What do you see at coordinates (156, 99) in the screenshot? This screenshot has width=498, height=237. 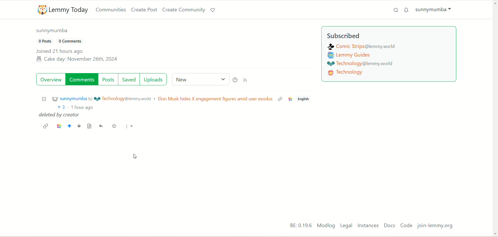 I see `Username and community details of the post` at bounding box center [156, 99].